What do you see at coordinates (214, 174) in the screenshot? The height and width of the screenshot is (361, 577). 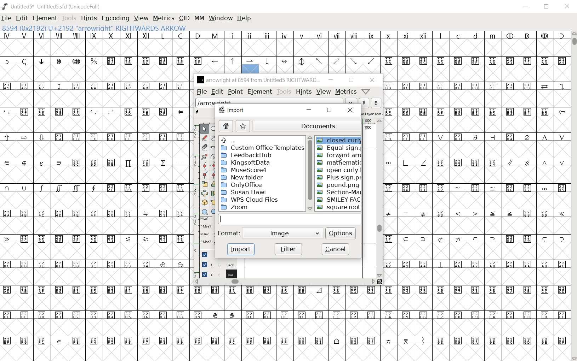 I see `Add a corner point` at bounding box center [214, 174].